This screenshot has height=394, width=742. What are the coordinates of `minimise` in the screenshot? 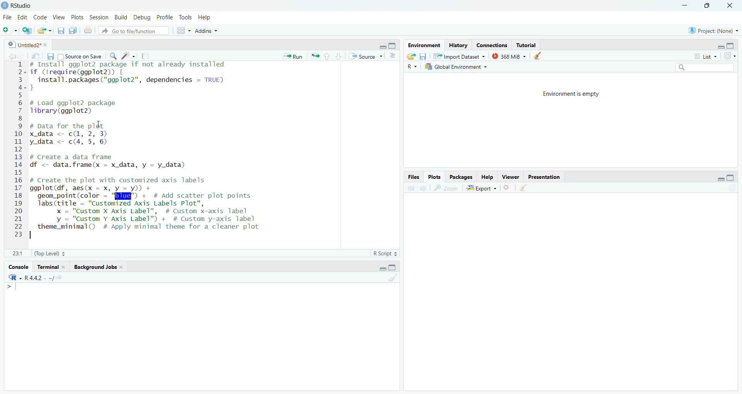 It's located at (717, 47).